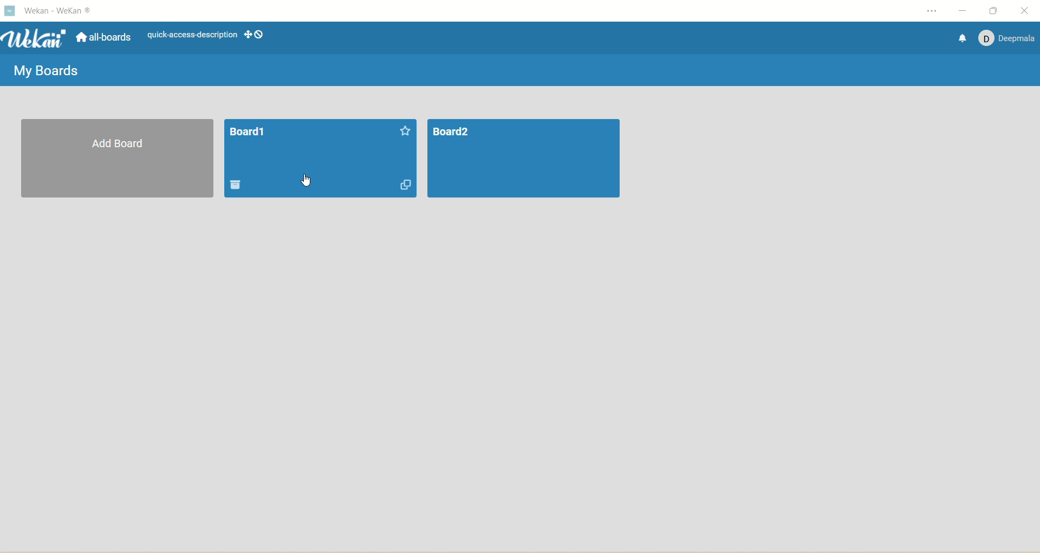 The height and width of the screenshot is (553, 1040). Describe the element at coordinates (36, 38) in the screenshot. I see `wekan` at that location.